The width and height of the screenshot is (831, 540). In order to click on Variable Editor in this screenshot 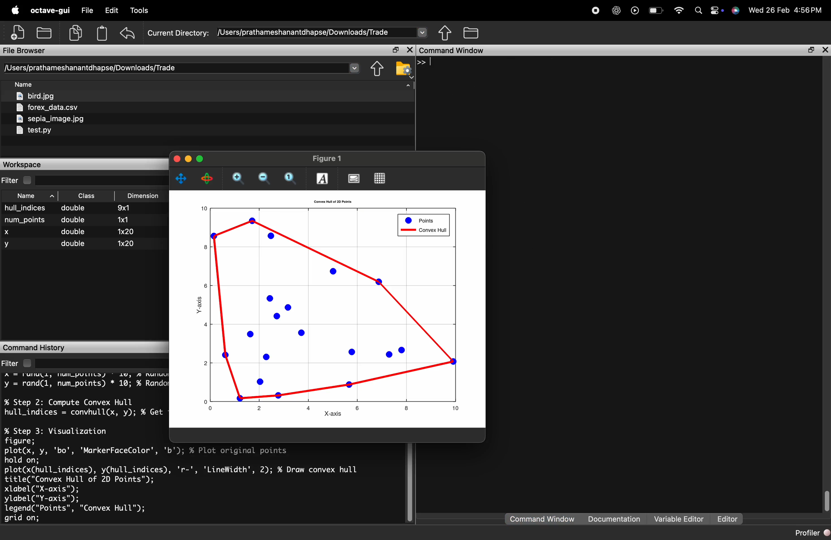, I will do `click(678, 519)`.